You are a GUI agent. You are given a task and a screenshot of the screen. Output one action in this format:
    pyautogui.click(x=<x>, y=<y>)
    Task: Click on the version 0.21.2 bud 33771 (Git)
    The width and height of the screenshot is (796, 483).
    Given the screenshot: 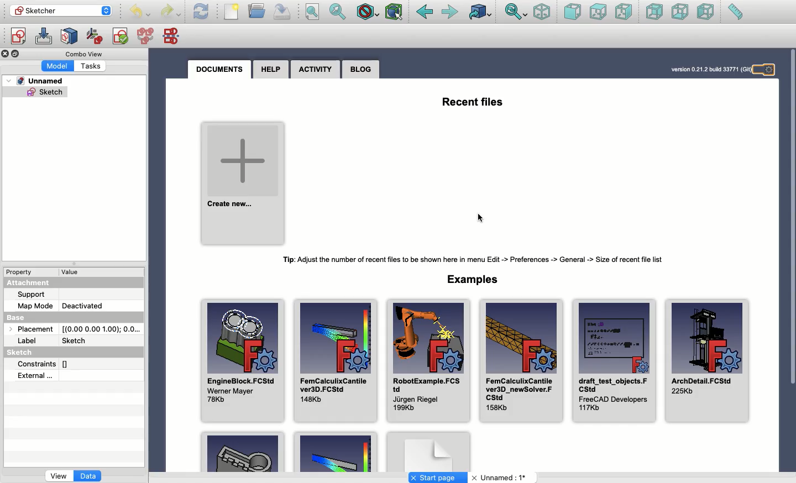 What is the action you would take?
    pyautogui.click(x=709, y=69)
    